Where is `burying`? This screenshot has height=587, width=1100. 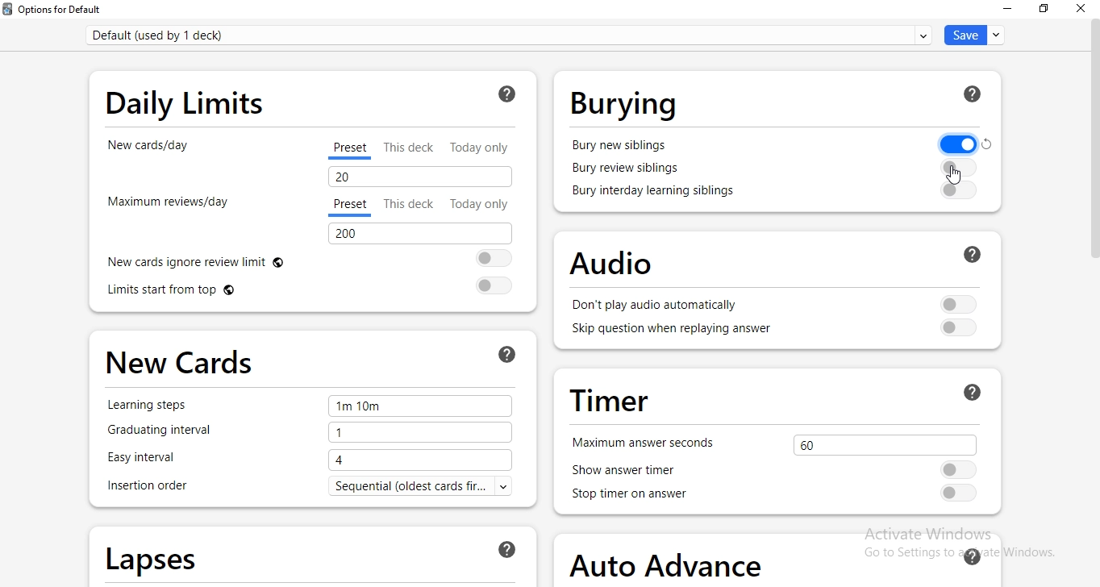
burying is located at coordinates (626, 103).